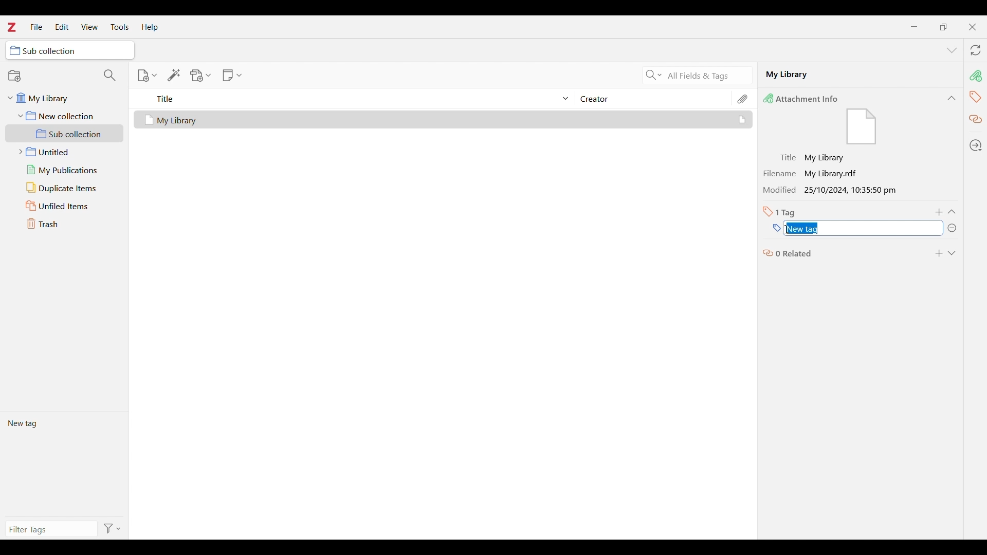  What do you see at coordinates (358, 98) in the screenshot?
I see `Sort title column` at bounding box center [358, 98].